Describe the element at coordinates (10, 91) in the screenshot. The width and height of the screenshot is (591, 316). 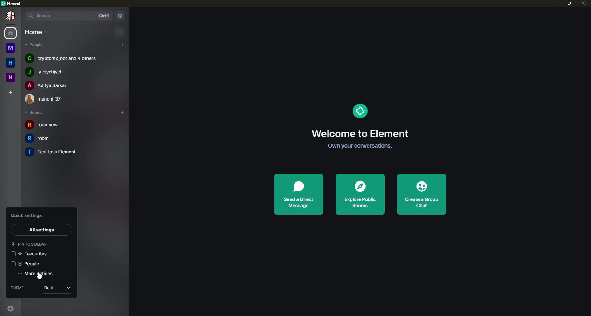
I see `create space` at that location.